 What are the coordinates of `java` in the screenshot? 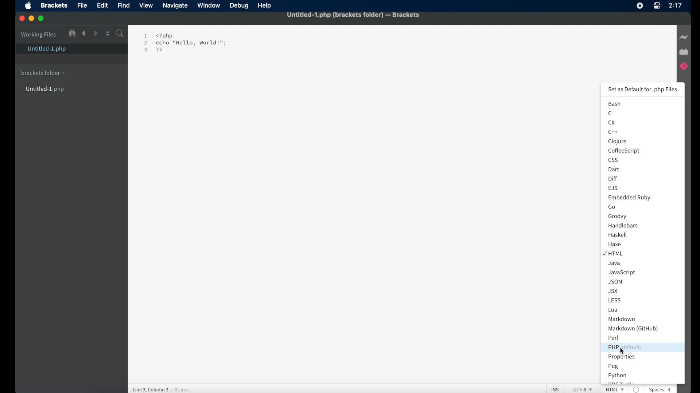 It's located at (615, 263).